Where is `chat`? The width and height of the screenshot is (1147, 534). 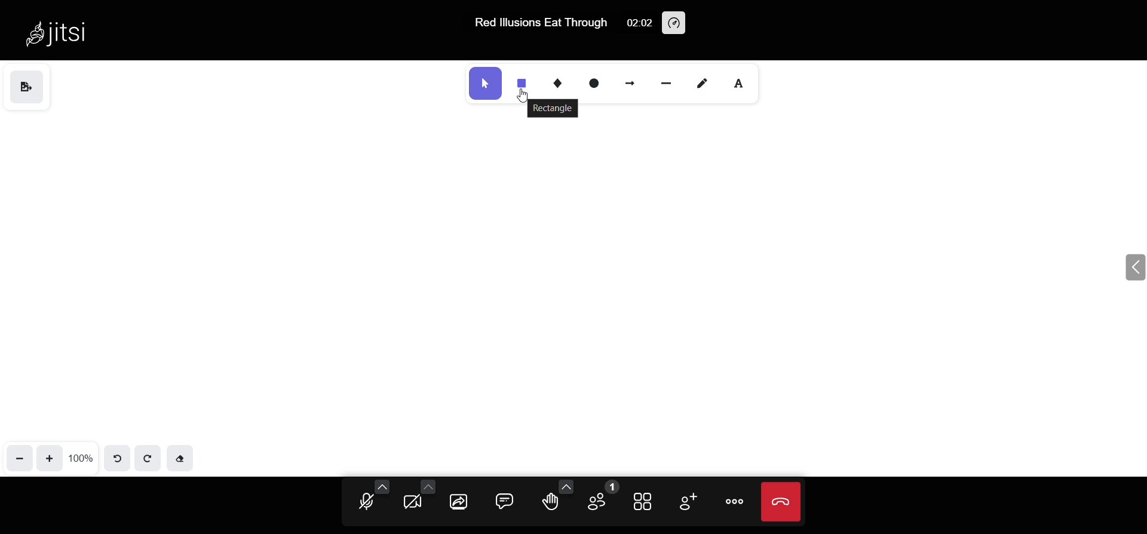 chat is located at coordinates (505, 500).